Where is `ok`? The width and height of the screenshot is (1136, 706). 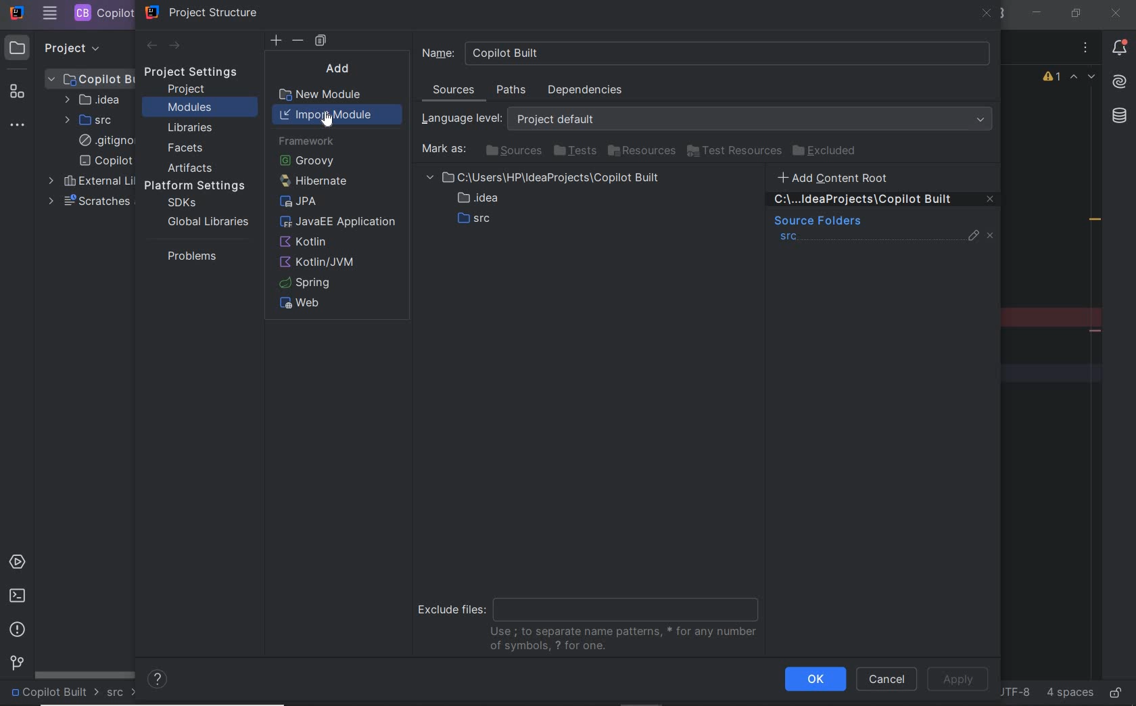
ok is located at coordinates (815, 679).